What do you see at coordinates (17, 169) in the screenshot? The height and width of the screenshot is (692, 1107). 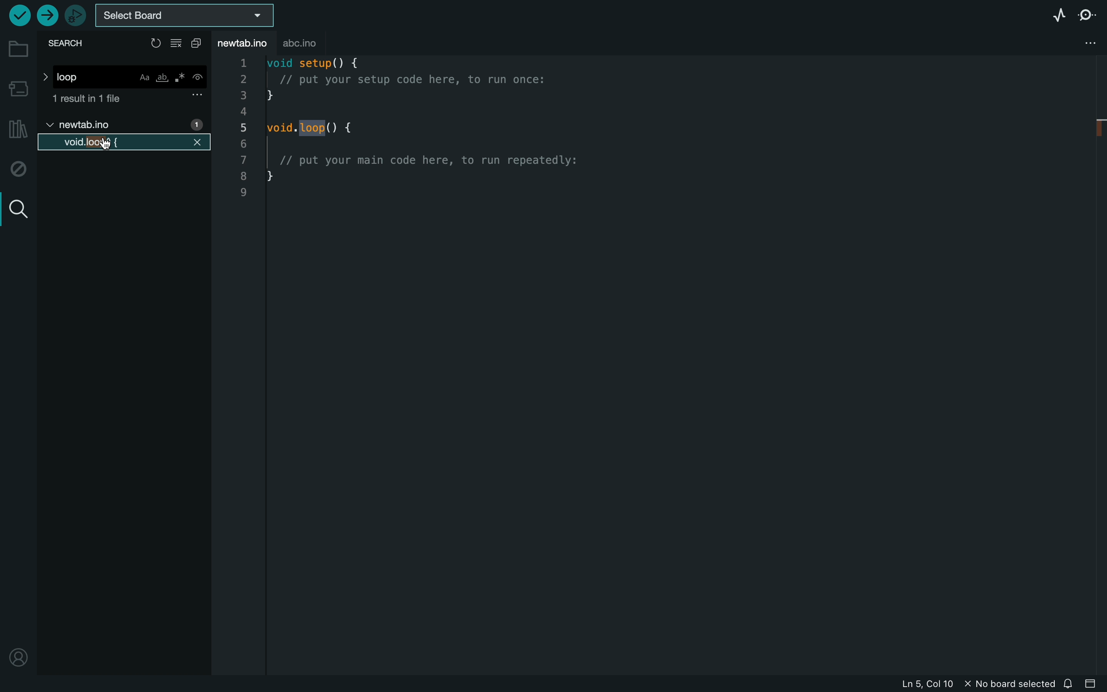 I see `debug` at bounding box center [17, 169].